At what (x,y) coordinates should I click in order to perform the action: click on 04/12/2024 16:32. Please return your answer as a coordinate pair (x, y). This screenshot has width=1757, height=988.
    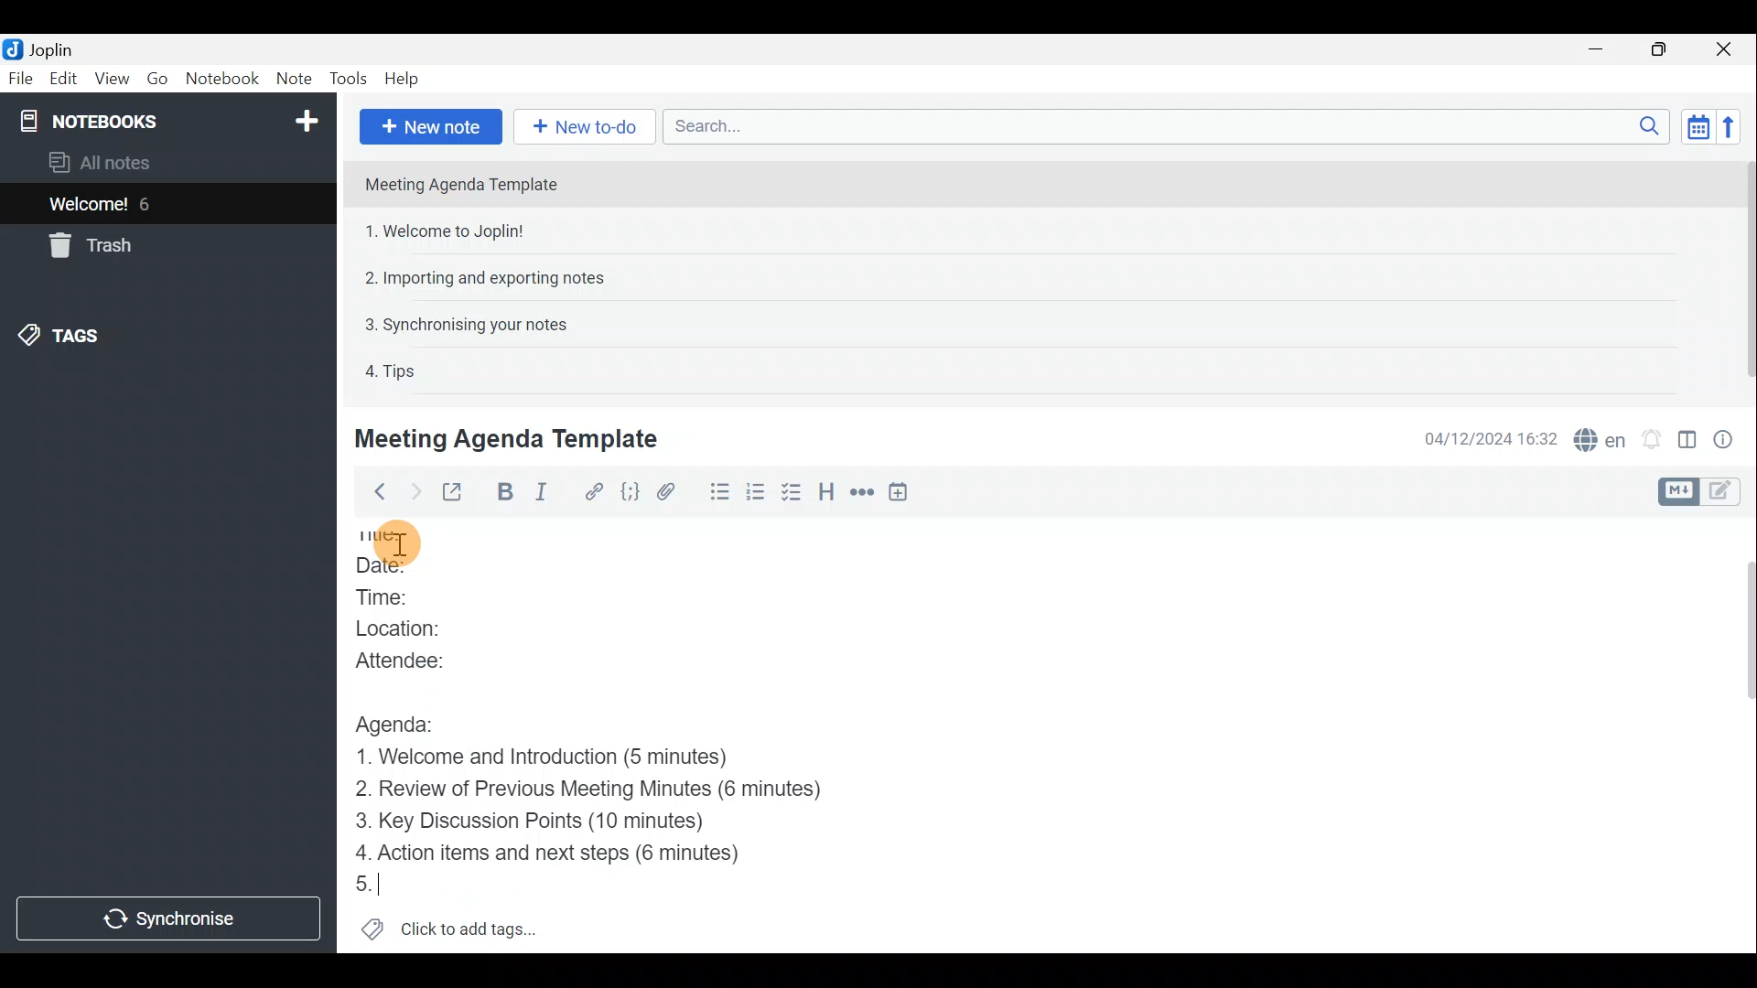
    Looking at the image, I should click on (1482, 437).